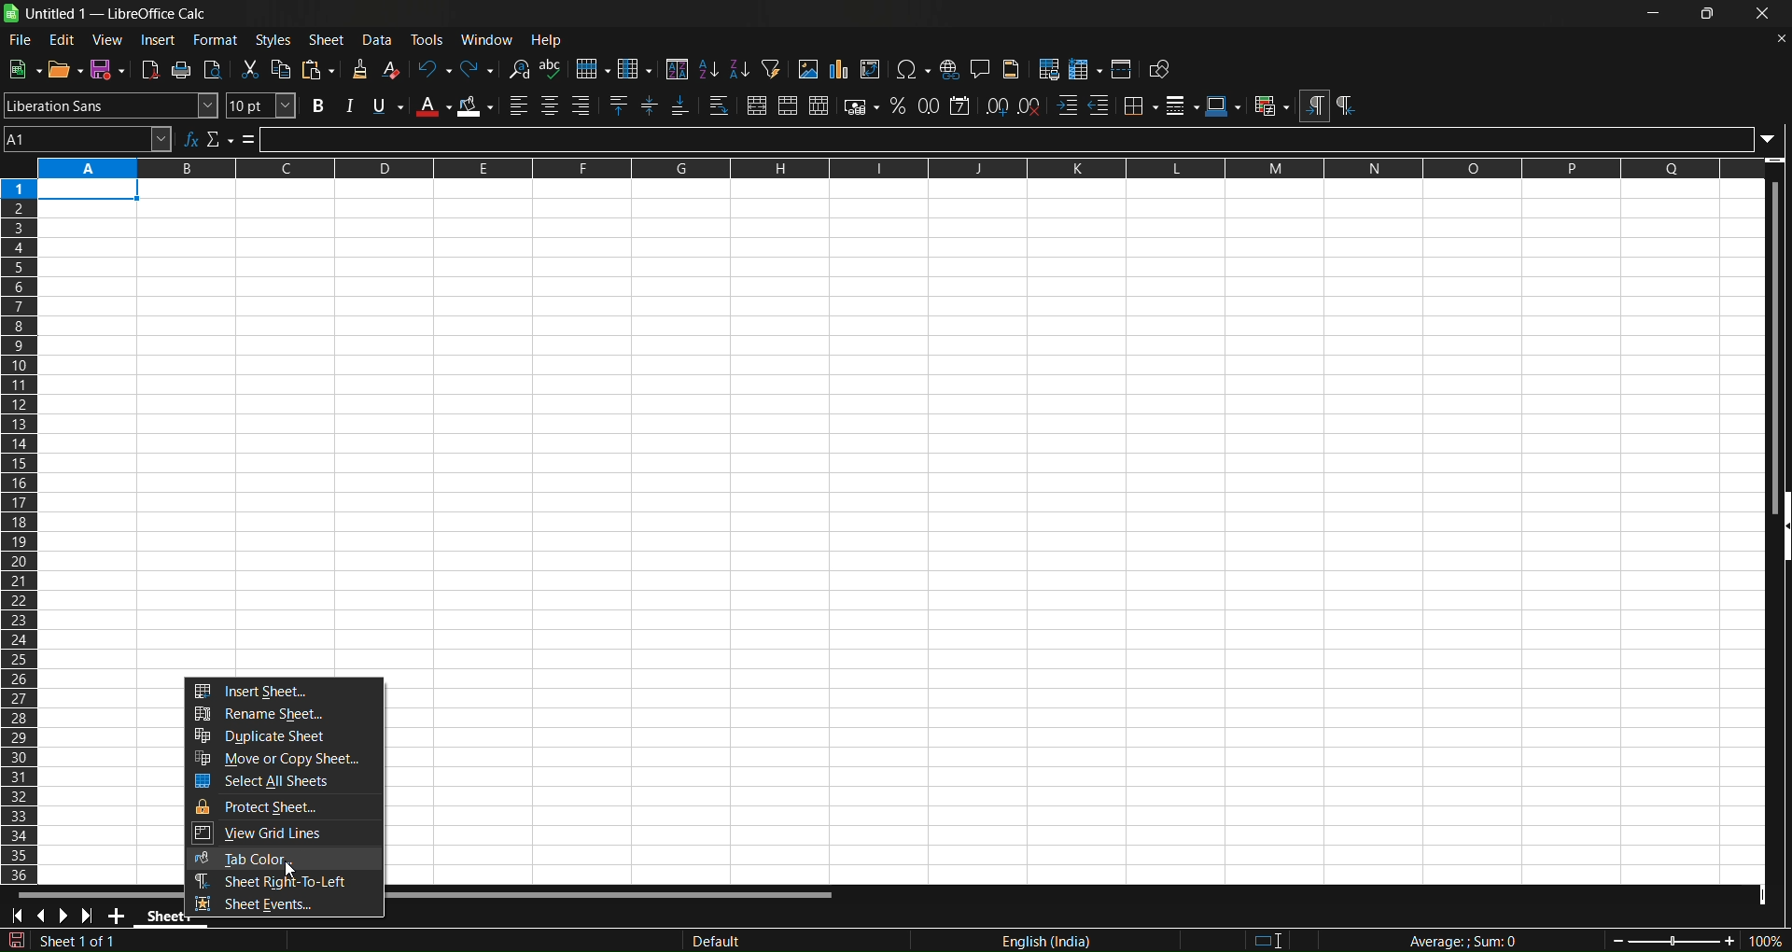 This screenshot has width=1792, height=952. Describe the element at coordinates (219, 138) in the screenshot. I see `select function` at that location.